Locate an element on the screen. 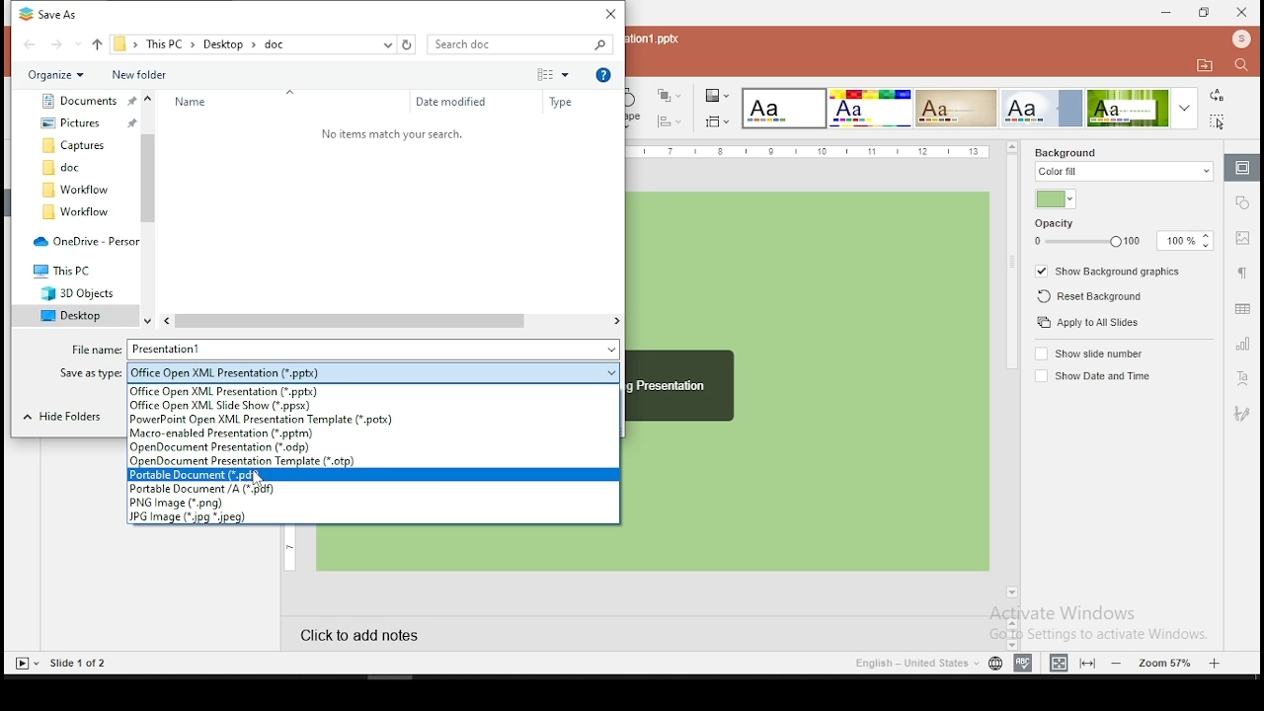 This screenshot has width=1264, height=711. doc is located at coordinates (75, 168).